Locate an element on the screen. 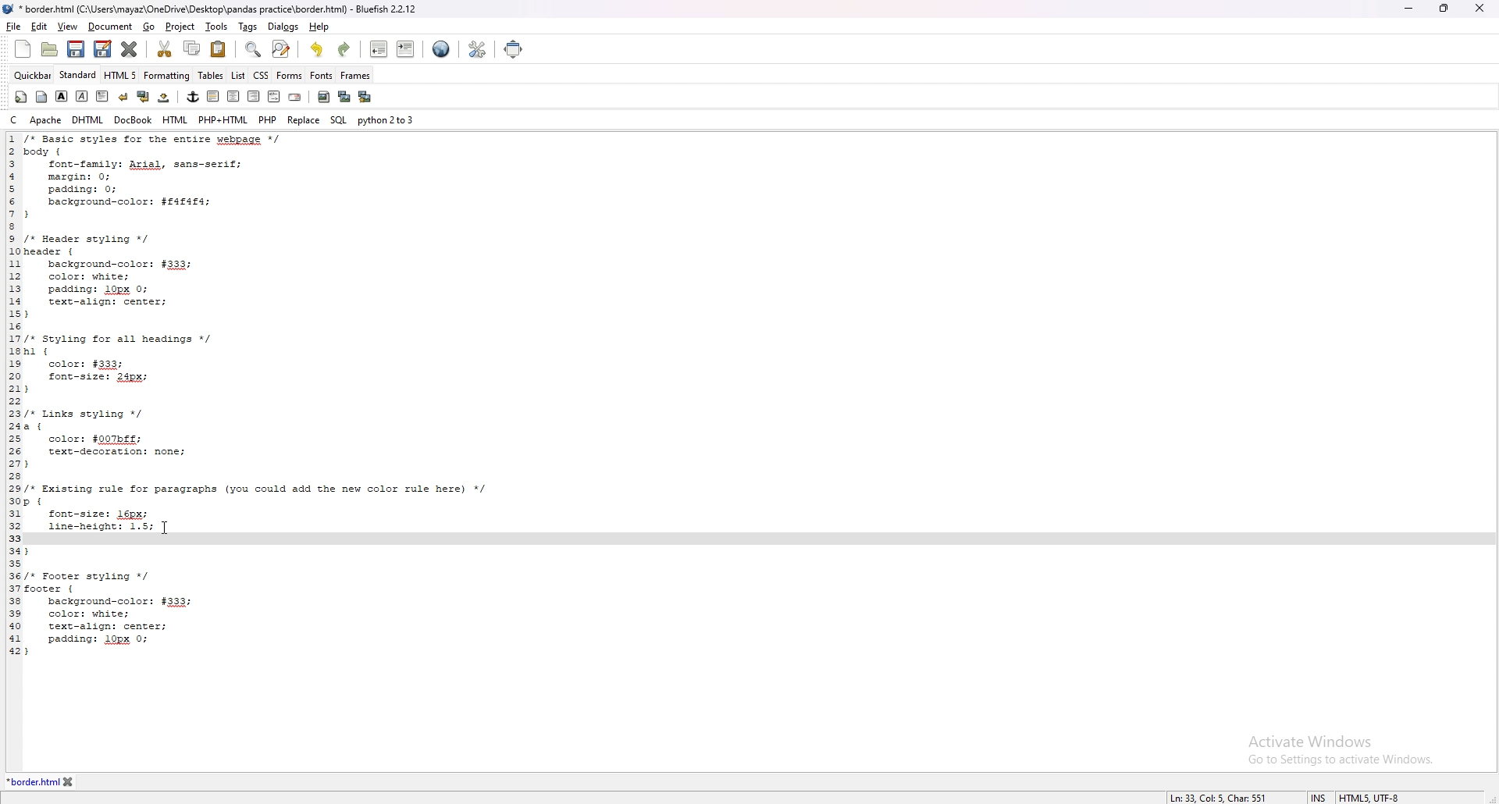 The width and height of the screenshot is (1499, 804). replace is located at coordinates (303, 119).